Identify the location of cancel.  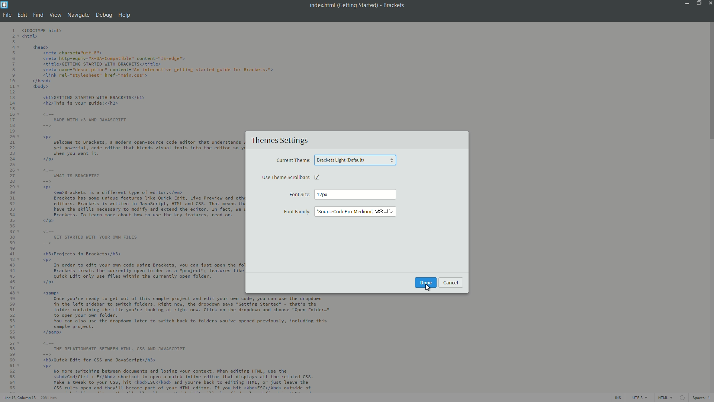
(451, 282).